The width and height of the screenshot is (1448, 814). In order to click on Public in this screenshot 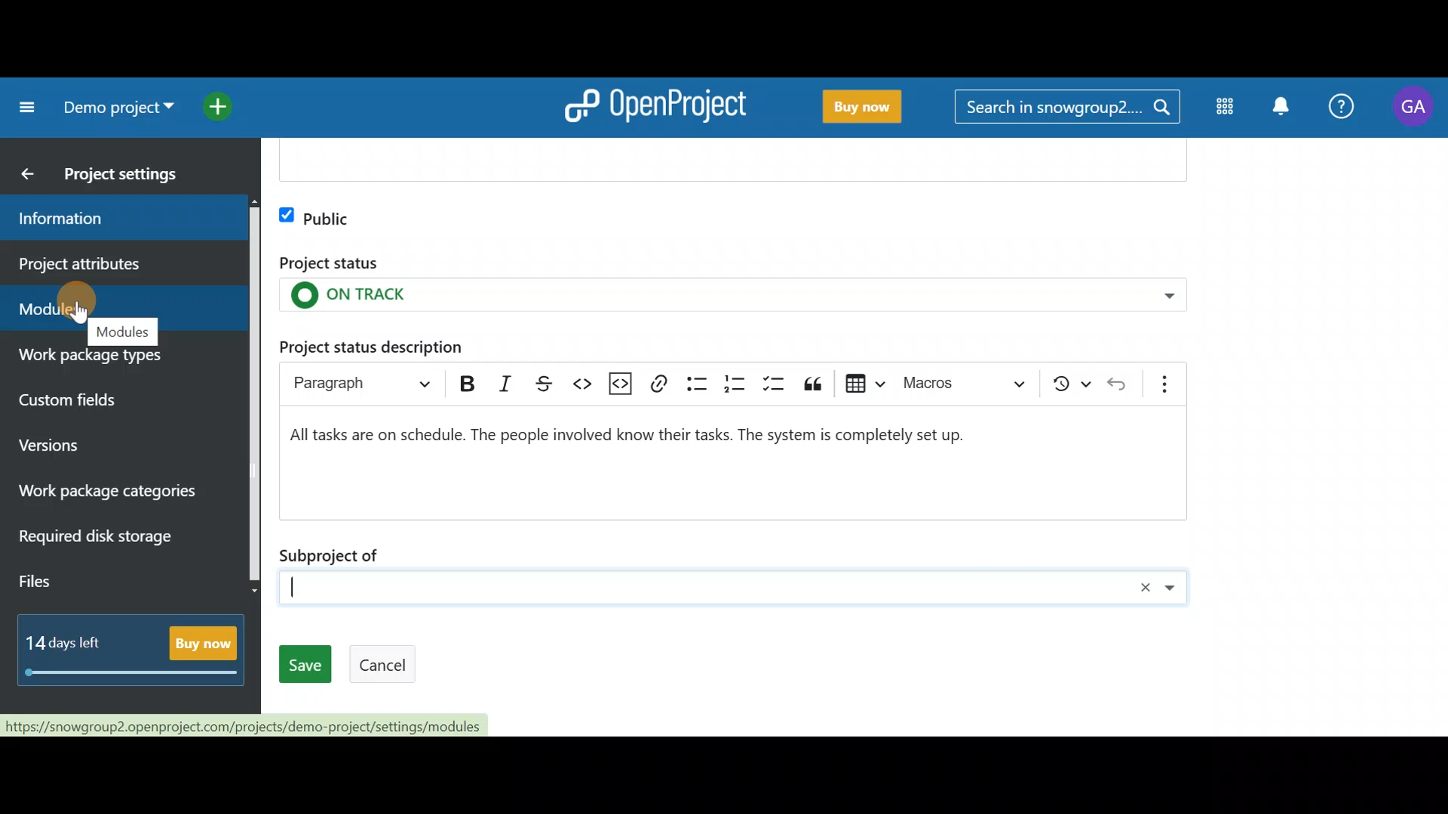, I will do `click(316, 215)`.